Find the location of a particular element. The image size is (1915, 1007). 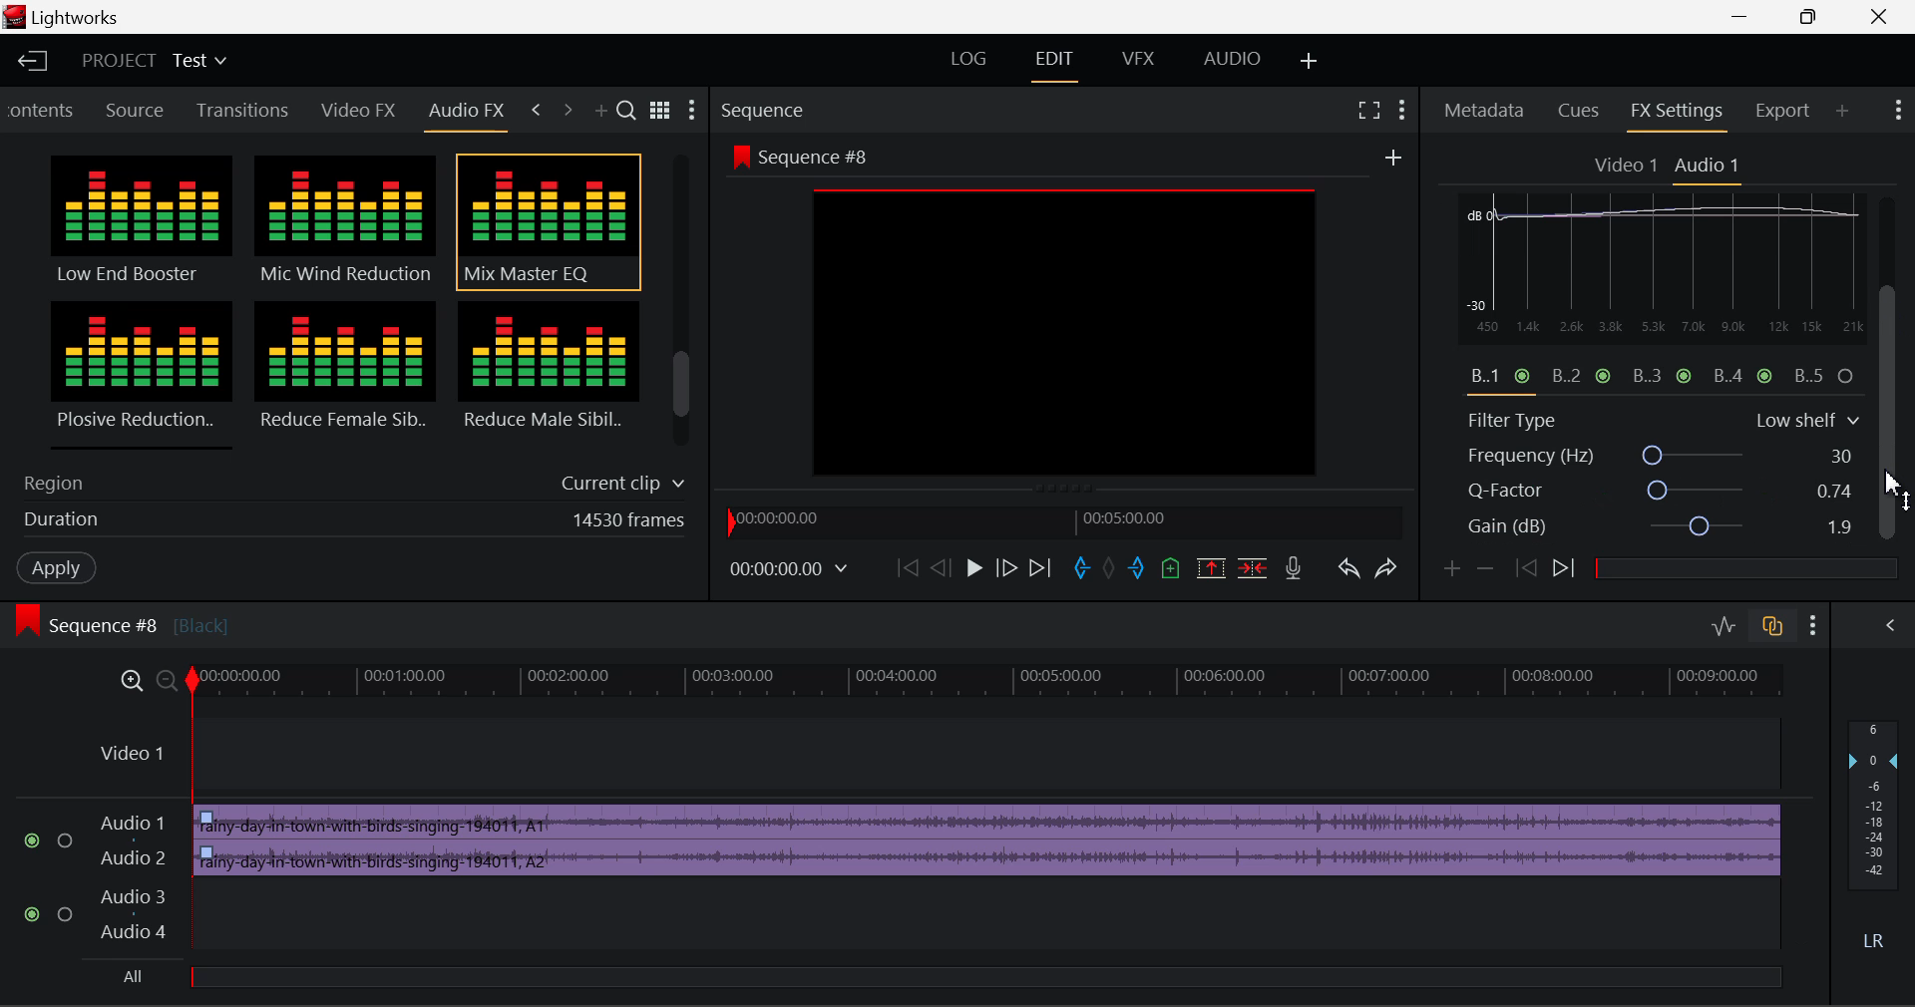

Project Timeline Navigator is located at coordinates (1061, 520).